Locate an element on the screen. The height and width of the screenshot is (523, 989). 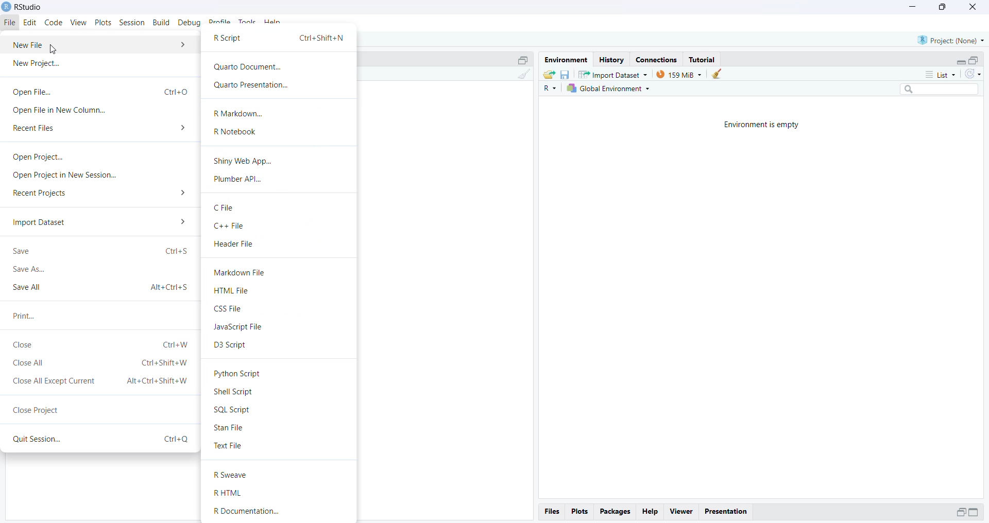
help is located at coordinates (651, 511).